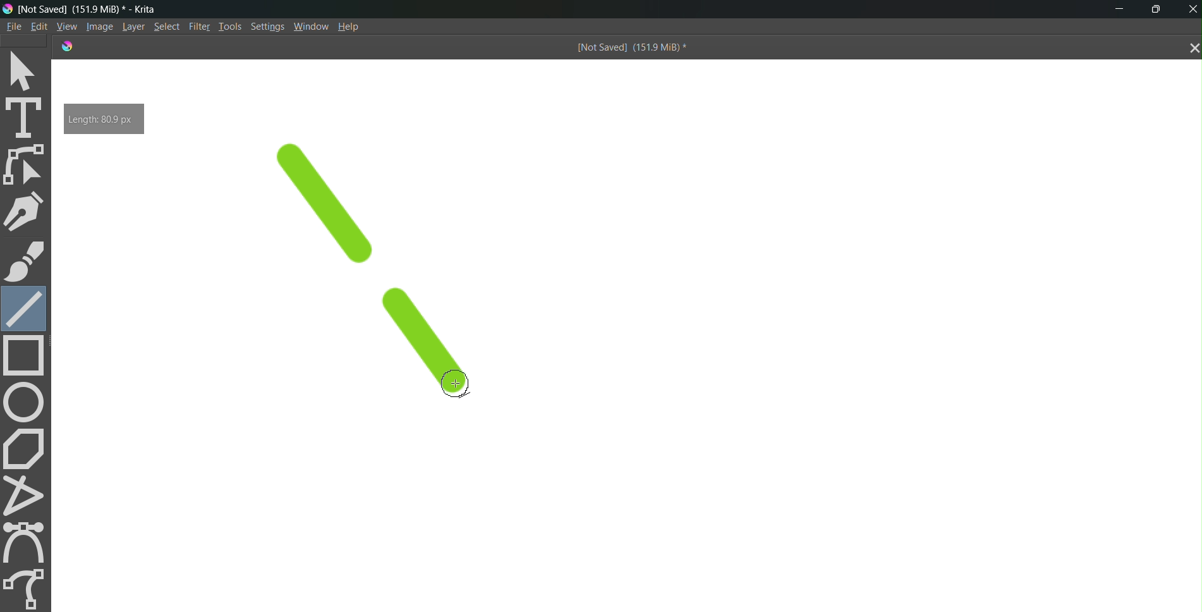  Describe the element at coordinates (334, 194) in the screenshot. I see `line` at that location.